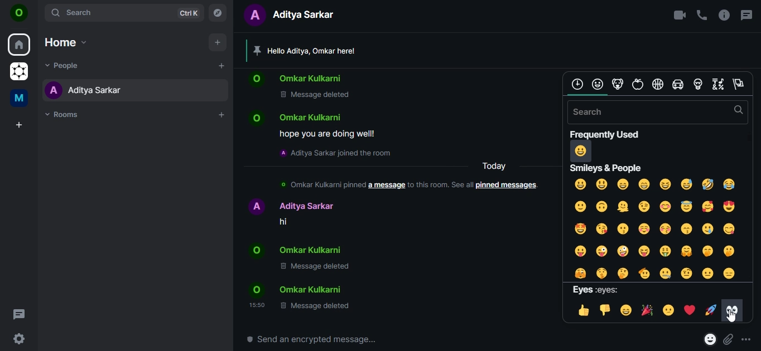  What do you see at coordinates (710, 309) in the screenshot?
I see `` at bounding box center [710, 309].